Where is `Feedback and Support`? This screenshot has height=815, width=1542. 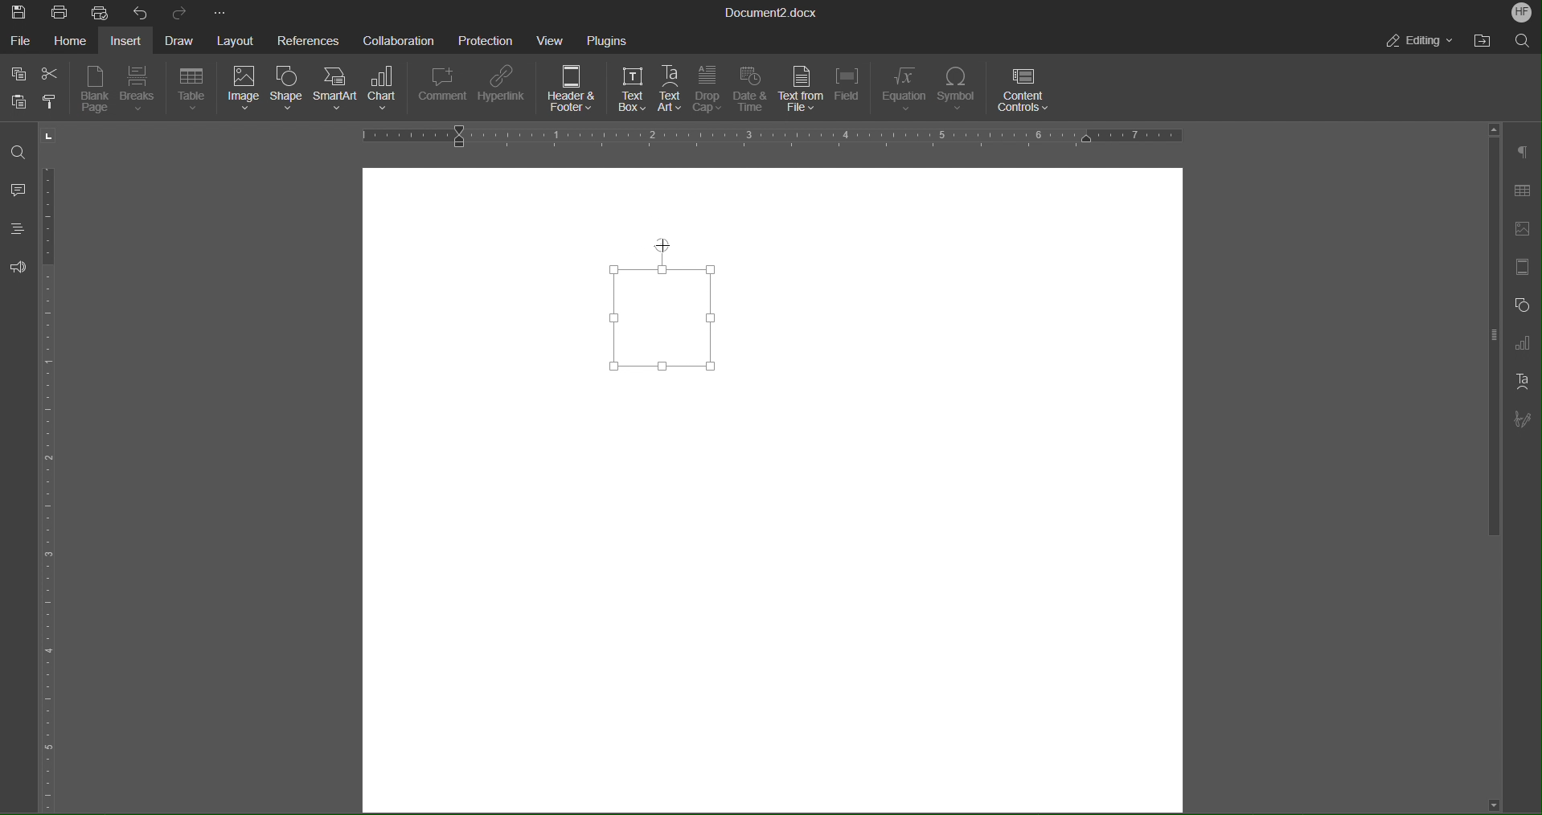 Feedback and Support is located at coordinates (18, 267).